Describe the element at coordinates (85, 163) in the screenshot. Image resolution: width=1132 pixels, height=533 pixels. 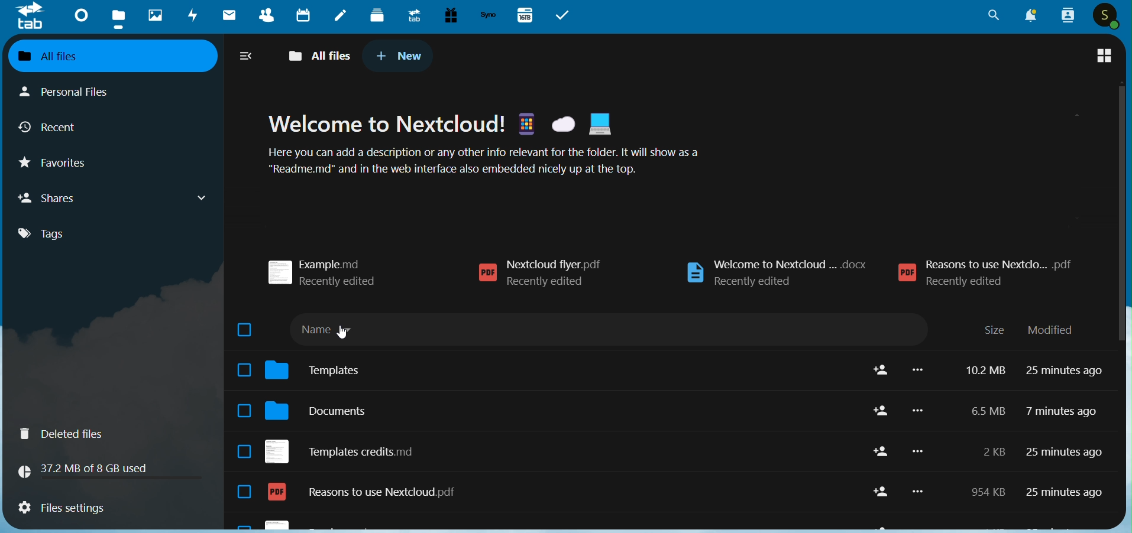
I see `Favorites` at that location.